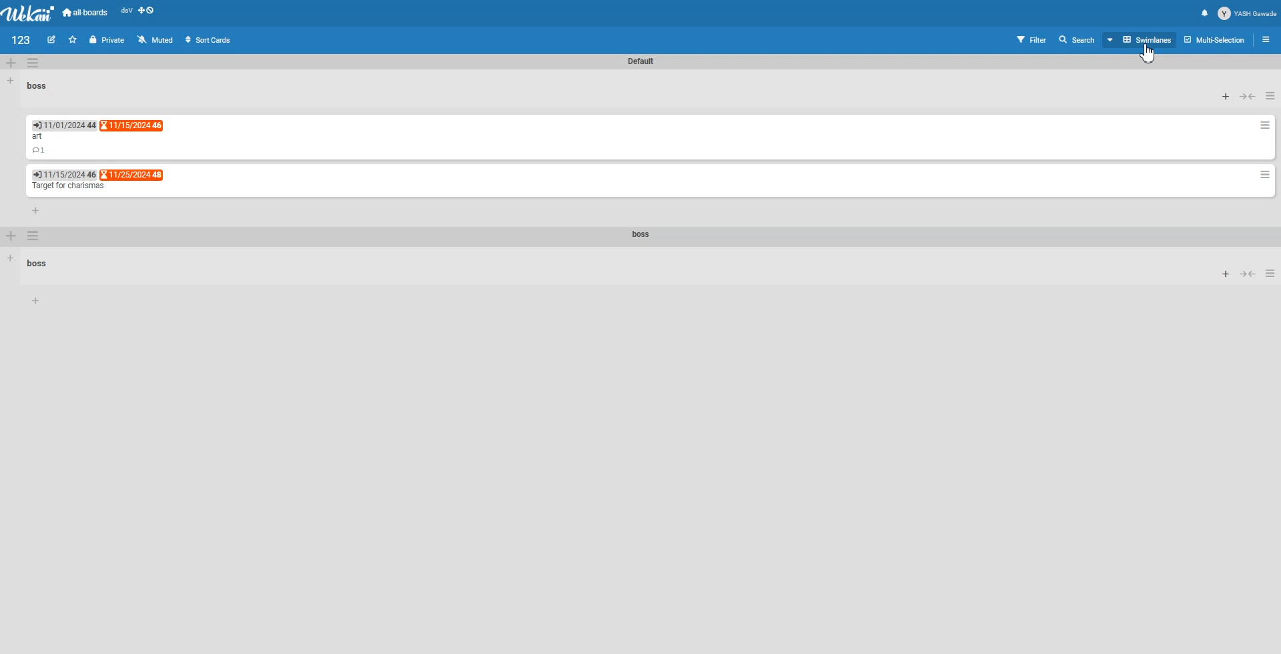 This screenshot has height=654, width=1281. Describe the element at coordinates (11, 63) in the screenshot. I see `Add Swimlane` at that location.